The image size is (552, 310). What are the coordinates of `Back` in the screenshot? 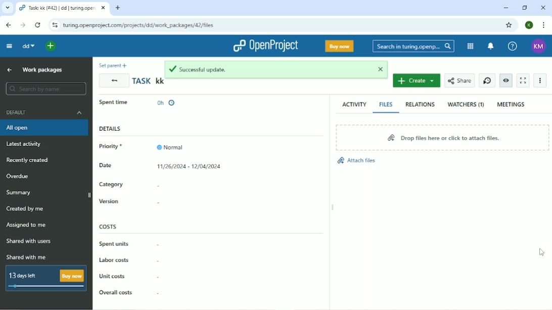 It's located at (114, 80).